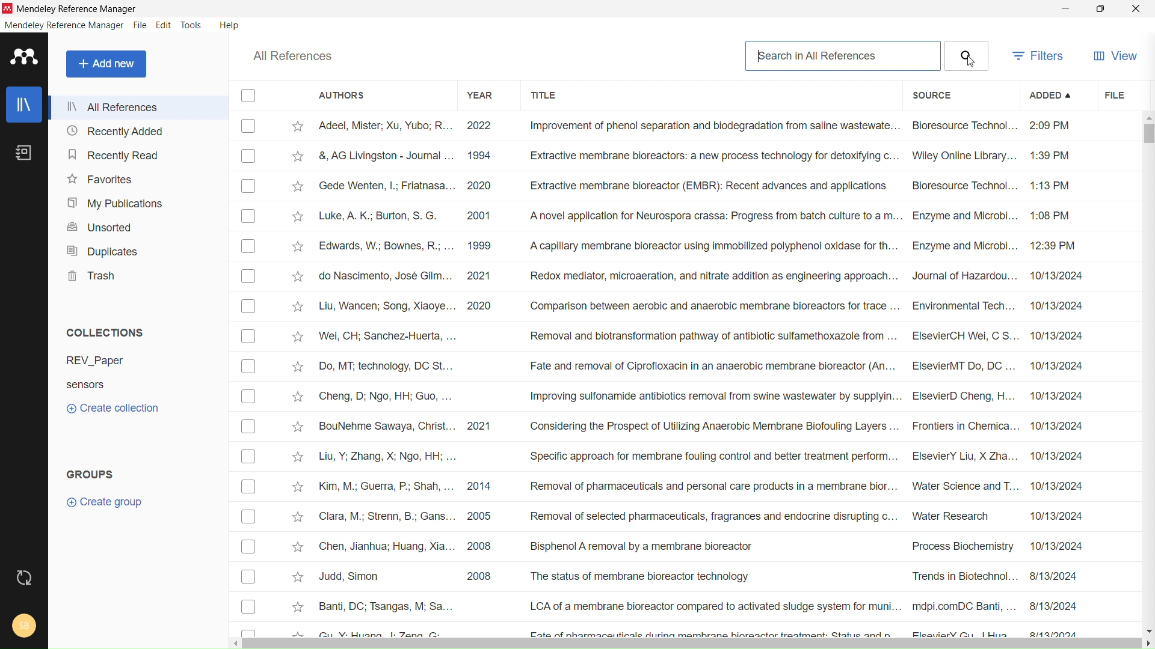 The image size is (1155, 649). What do you see at coordinates (701, 455) in the screenshot?
I see `Liu, Y; Zhang, X; Ngo, HH; ... Specific approach for membrane fouling control and better treatment perform...  ElsevierY Liu, X Zha... 10/13/2024` at bounding box center [701, 455].